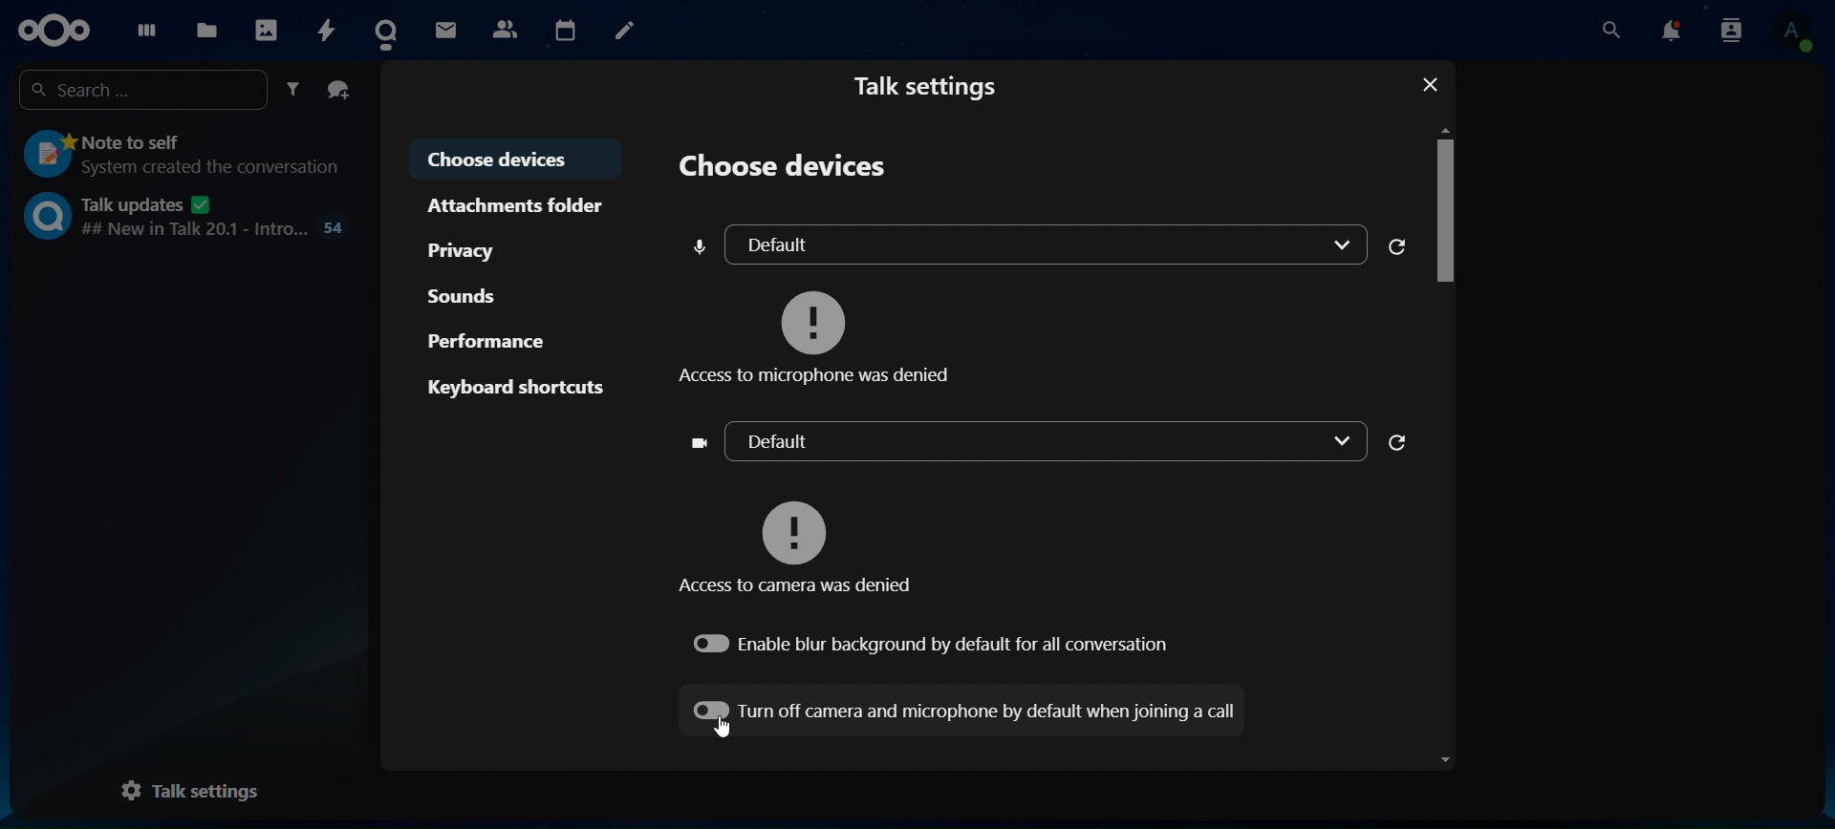 The image size is (1835, 829). Describe the element at coordinates (386, 31) in the screenshot. I see `talk` at that location.